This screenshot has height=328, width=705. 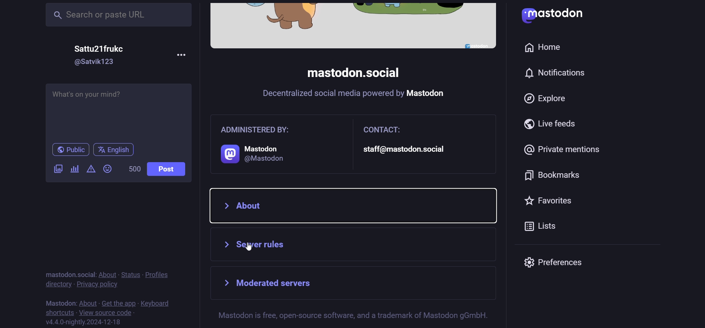 What do you see at coordinates (159, 274) in the screenshot?
I see `profiles` at bounding box center [159, 274].